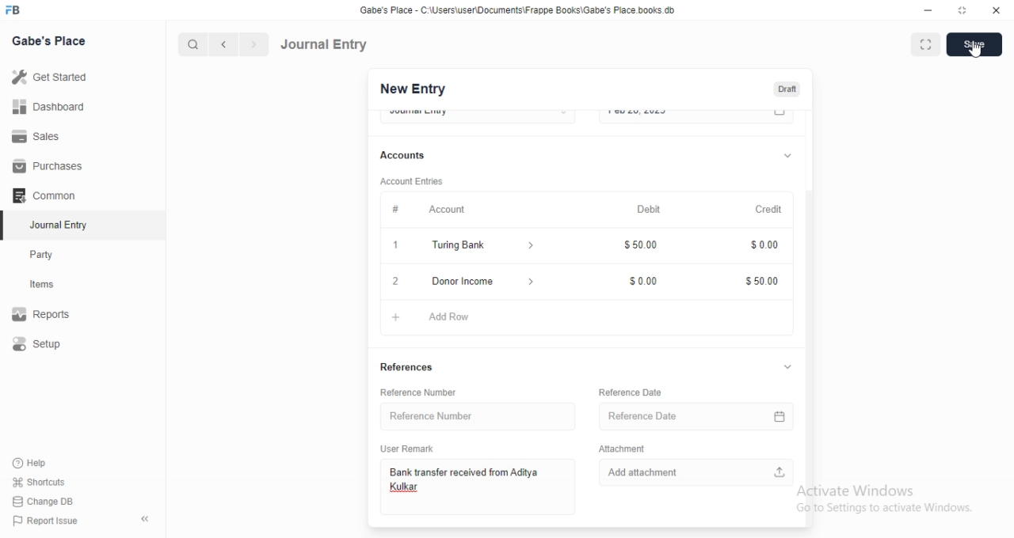  What do you see at coordinates (787, 153) in the screenshot?
I see `collapse` at bounding box center [787, 153].